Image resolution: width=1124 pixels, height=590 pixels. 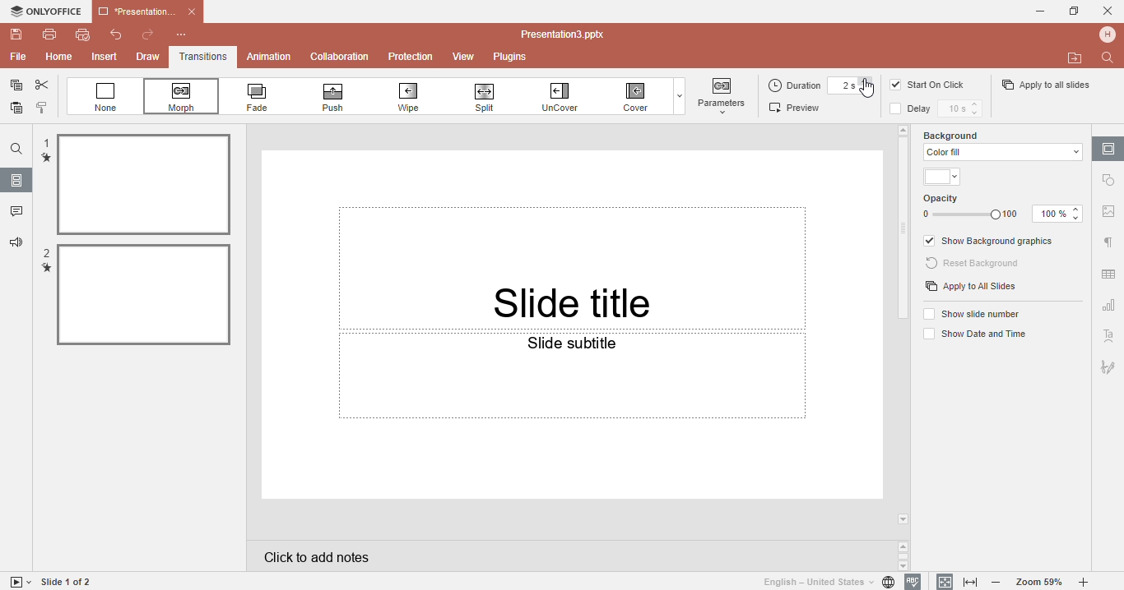 What do you see at coordinates (106, 97) in the screenshot?
I see `None` at bounding box center [106, 97].